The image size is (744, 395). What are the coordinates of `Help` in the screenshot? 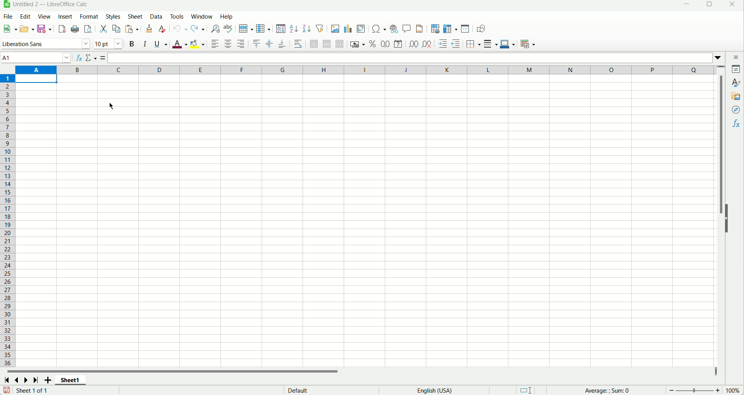 It's located at (227, 17).